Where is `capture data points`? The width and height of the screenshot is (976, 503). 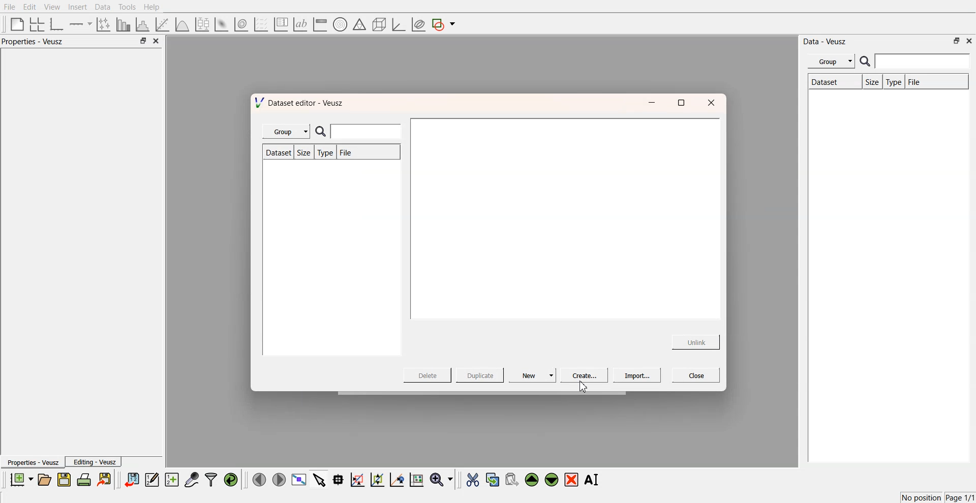 capture data points is located at coordinates (192, 480).